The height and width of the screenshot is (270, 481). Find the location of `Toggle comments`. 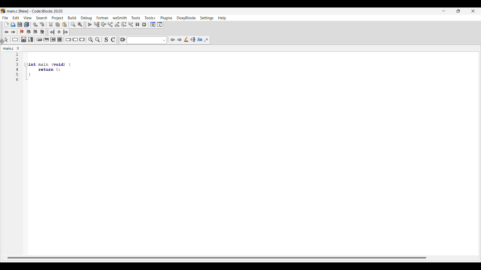

Toggle comments is located at coordinates (113, 40).